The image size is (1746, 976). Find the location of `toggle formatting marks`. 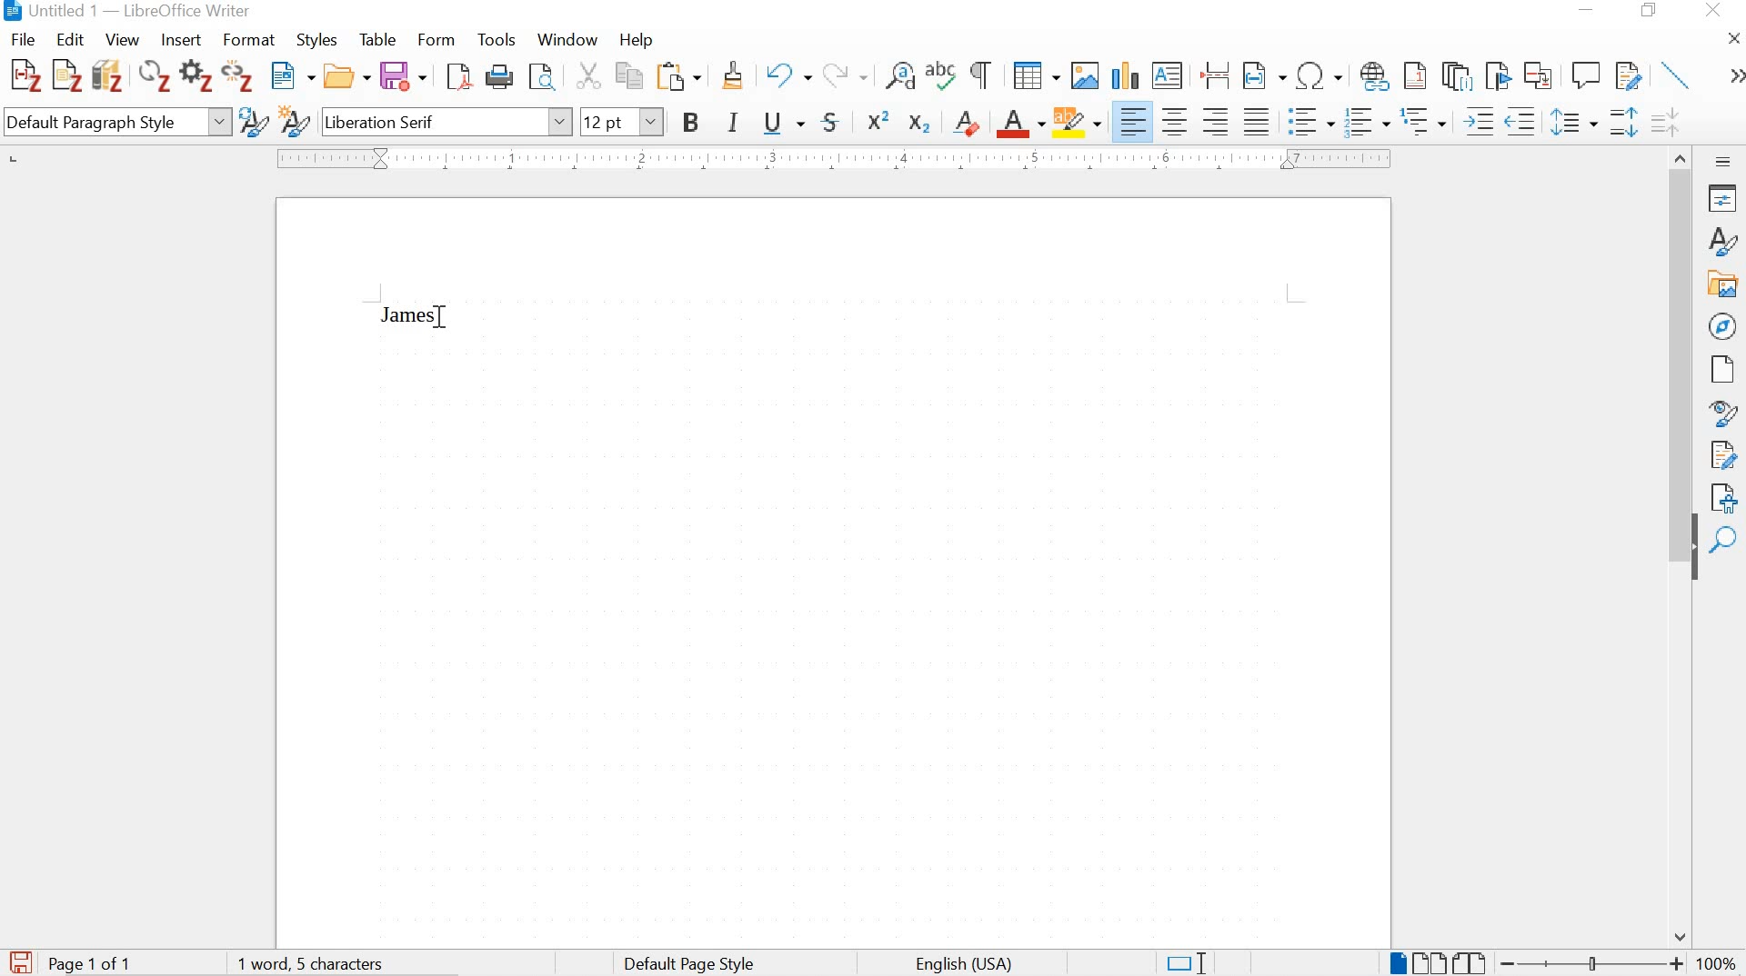

toggle formatting marks is located at coordinates (982, 75).